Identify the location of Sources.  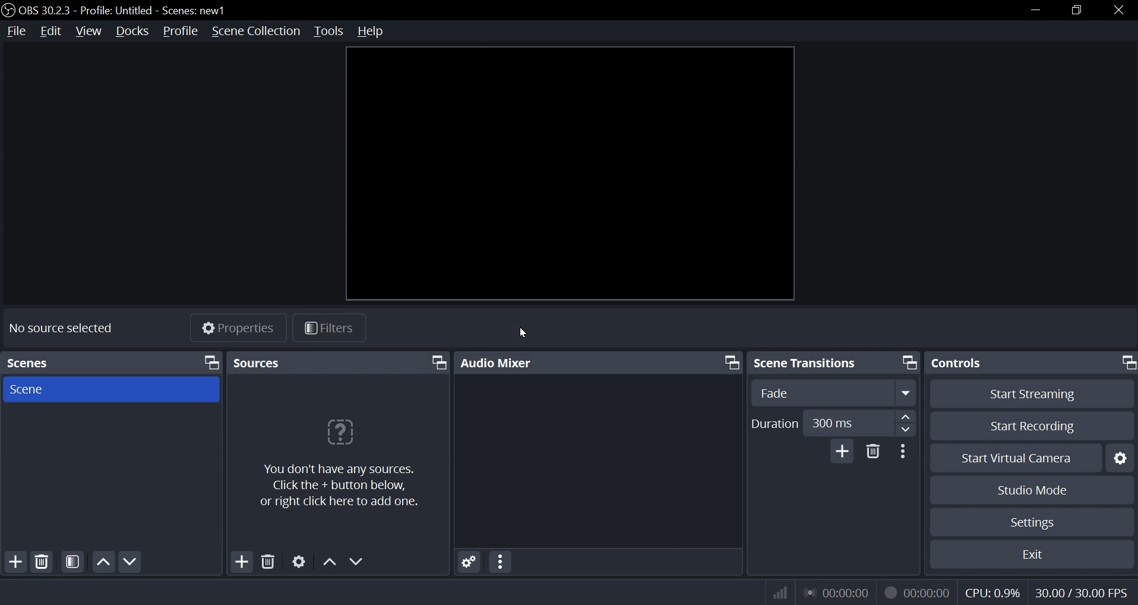
(260, 363).